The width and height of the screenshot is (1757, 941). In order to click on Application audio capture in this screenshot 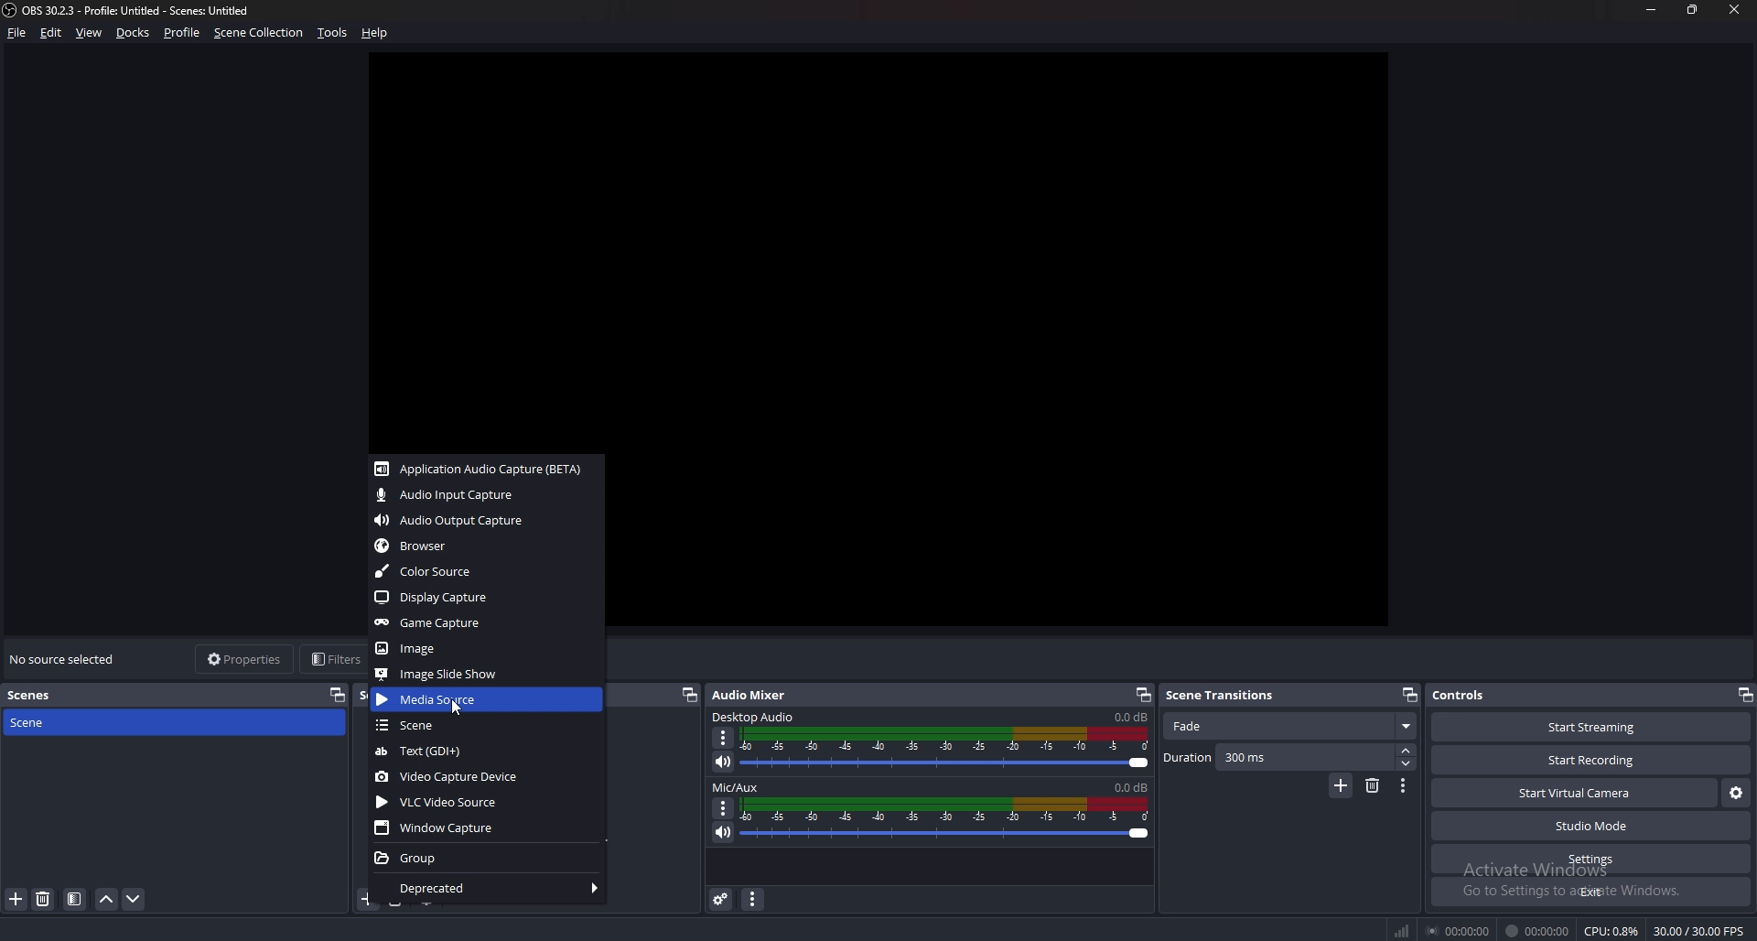, I will do `click(482, 469)`.